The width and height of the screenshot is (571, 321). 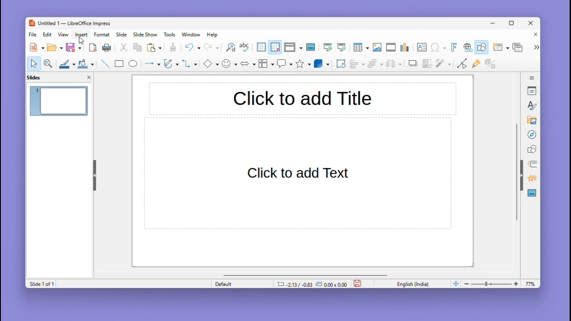 I want to click on find and replace, so click(x=230, y=47).